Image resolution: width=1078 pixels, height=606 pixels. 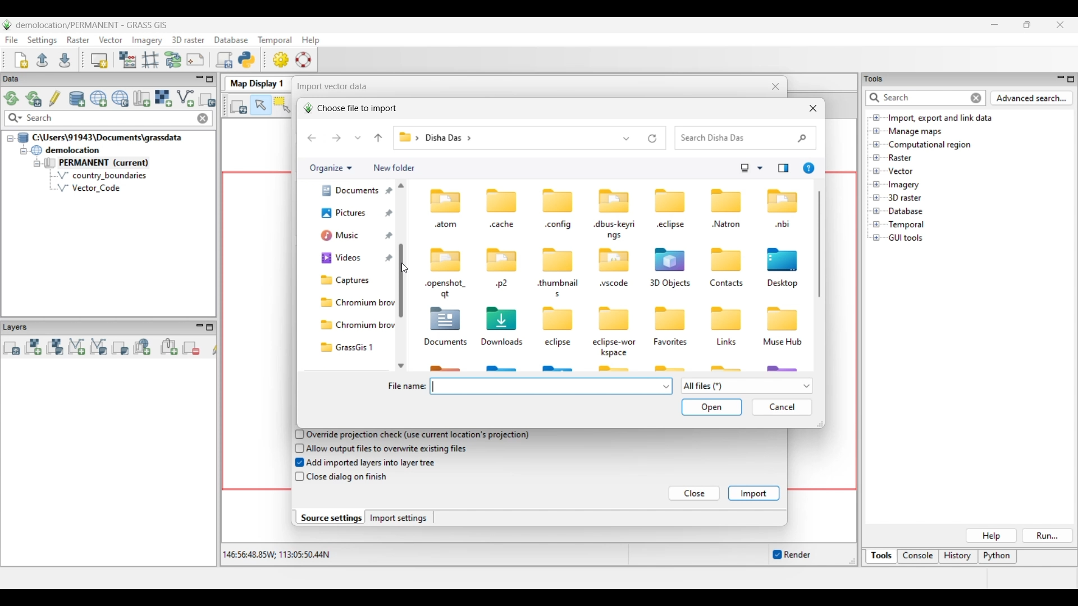 What do you see at coordinates (163, 98) in the screenshot?
I see `Import raster data` at bounding box center [163, 98].